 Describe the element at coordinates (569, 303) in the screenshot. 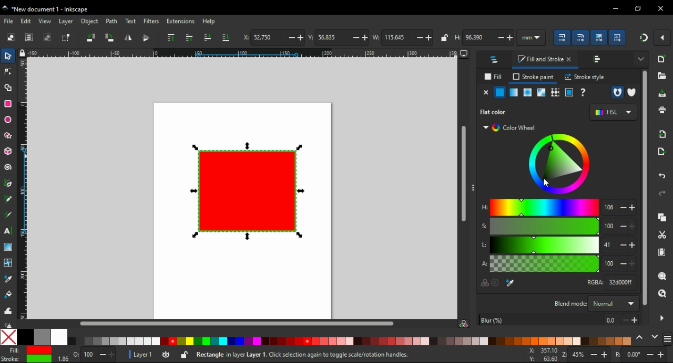

I see `blend mode` at that location.